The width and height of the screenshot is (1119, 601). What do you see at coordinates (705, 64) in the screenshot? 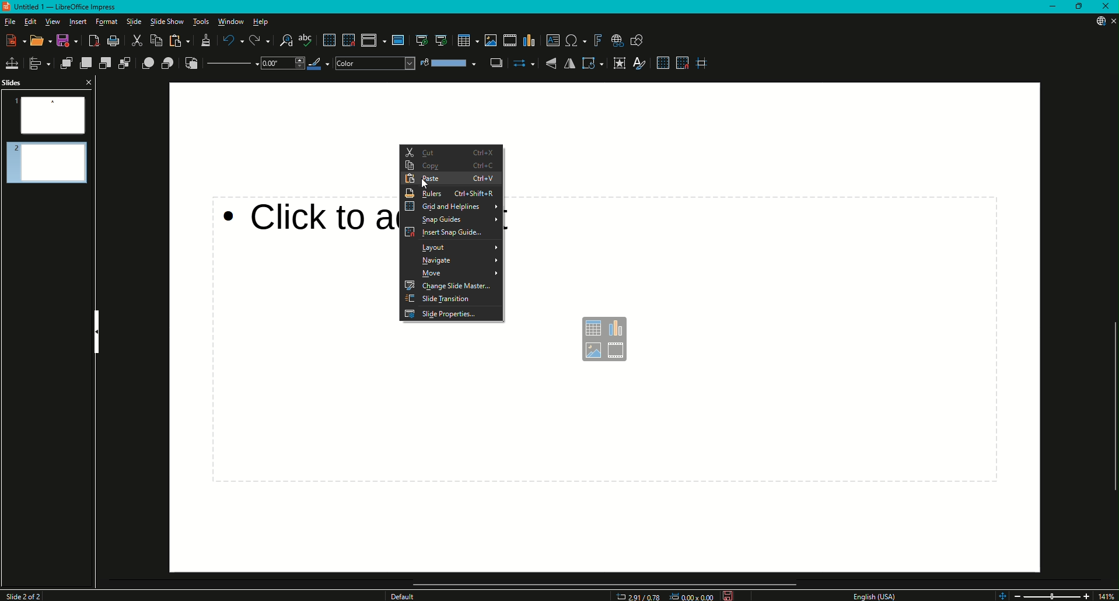
I see `Helplines While Moving` at bounding box center [705, 64].